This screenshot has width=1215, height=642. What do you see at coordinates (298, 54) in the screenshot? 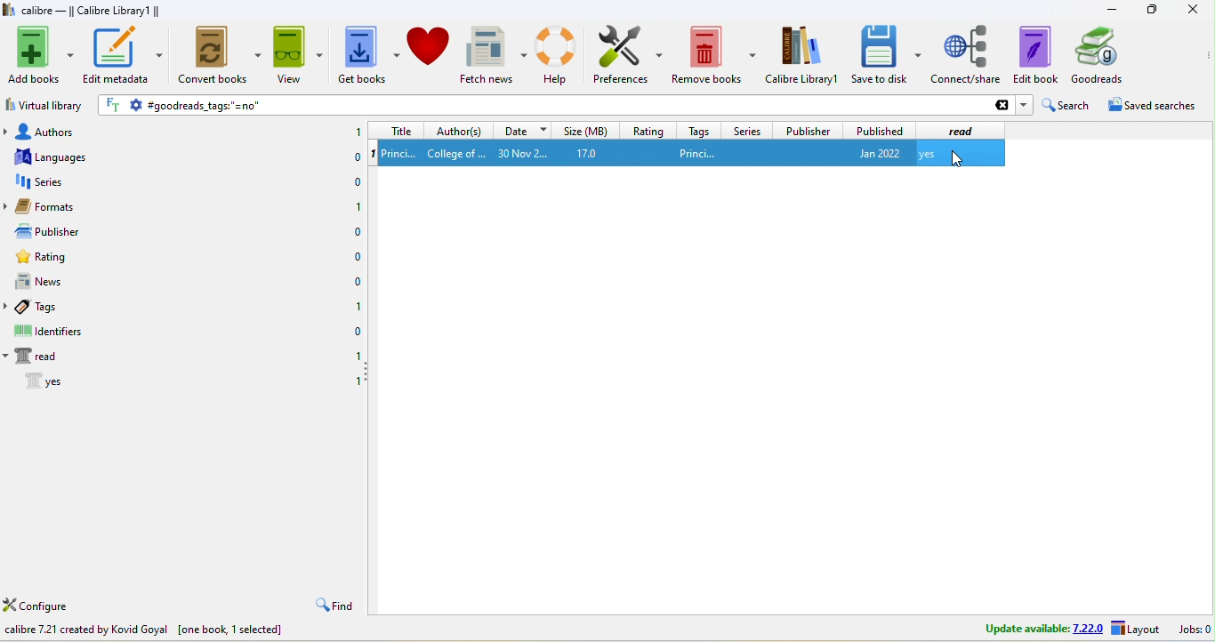
I see `view` at bounding box center [298, 54].